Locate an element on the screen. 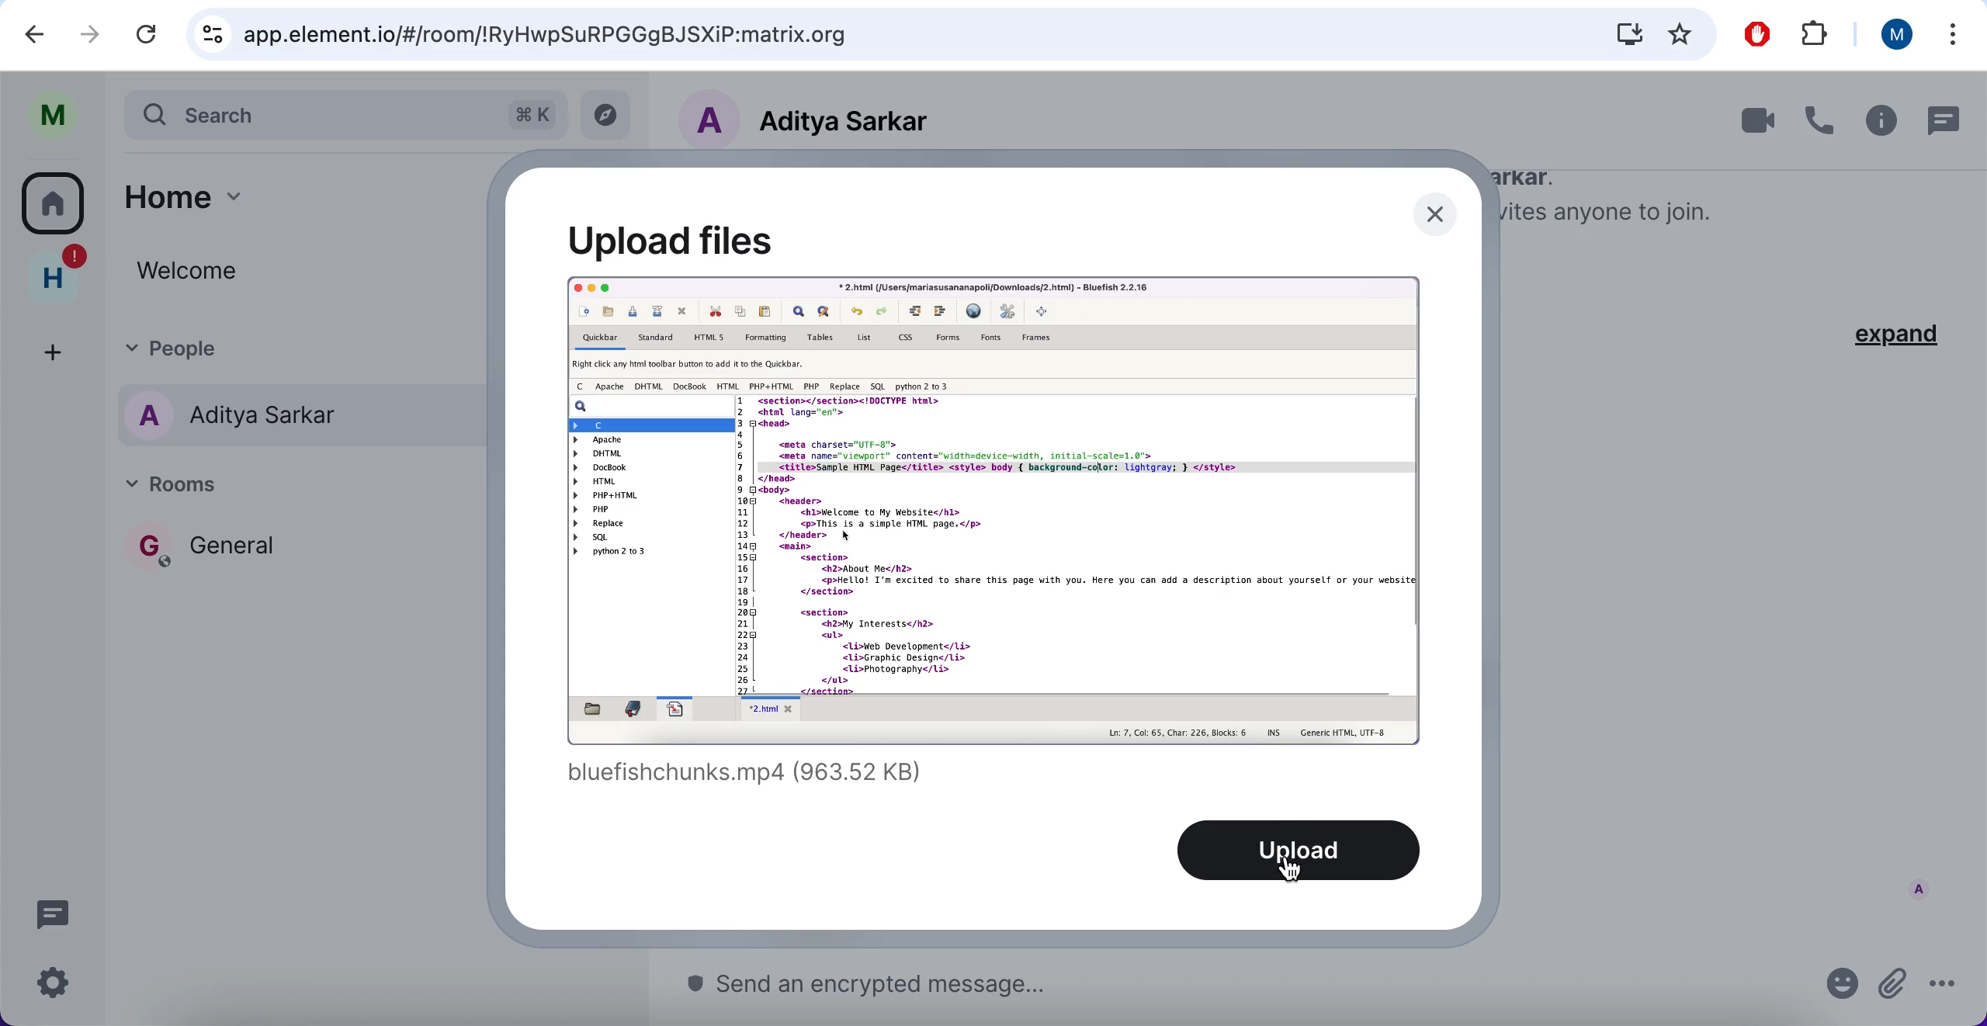  upload files is located at coordinates (678, 243).